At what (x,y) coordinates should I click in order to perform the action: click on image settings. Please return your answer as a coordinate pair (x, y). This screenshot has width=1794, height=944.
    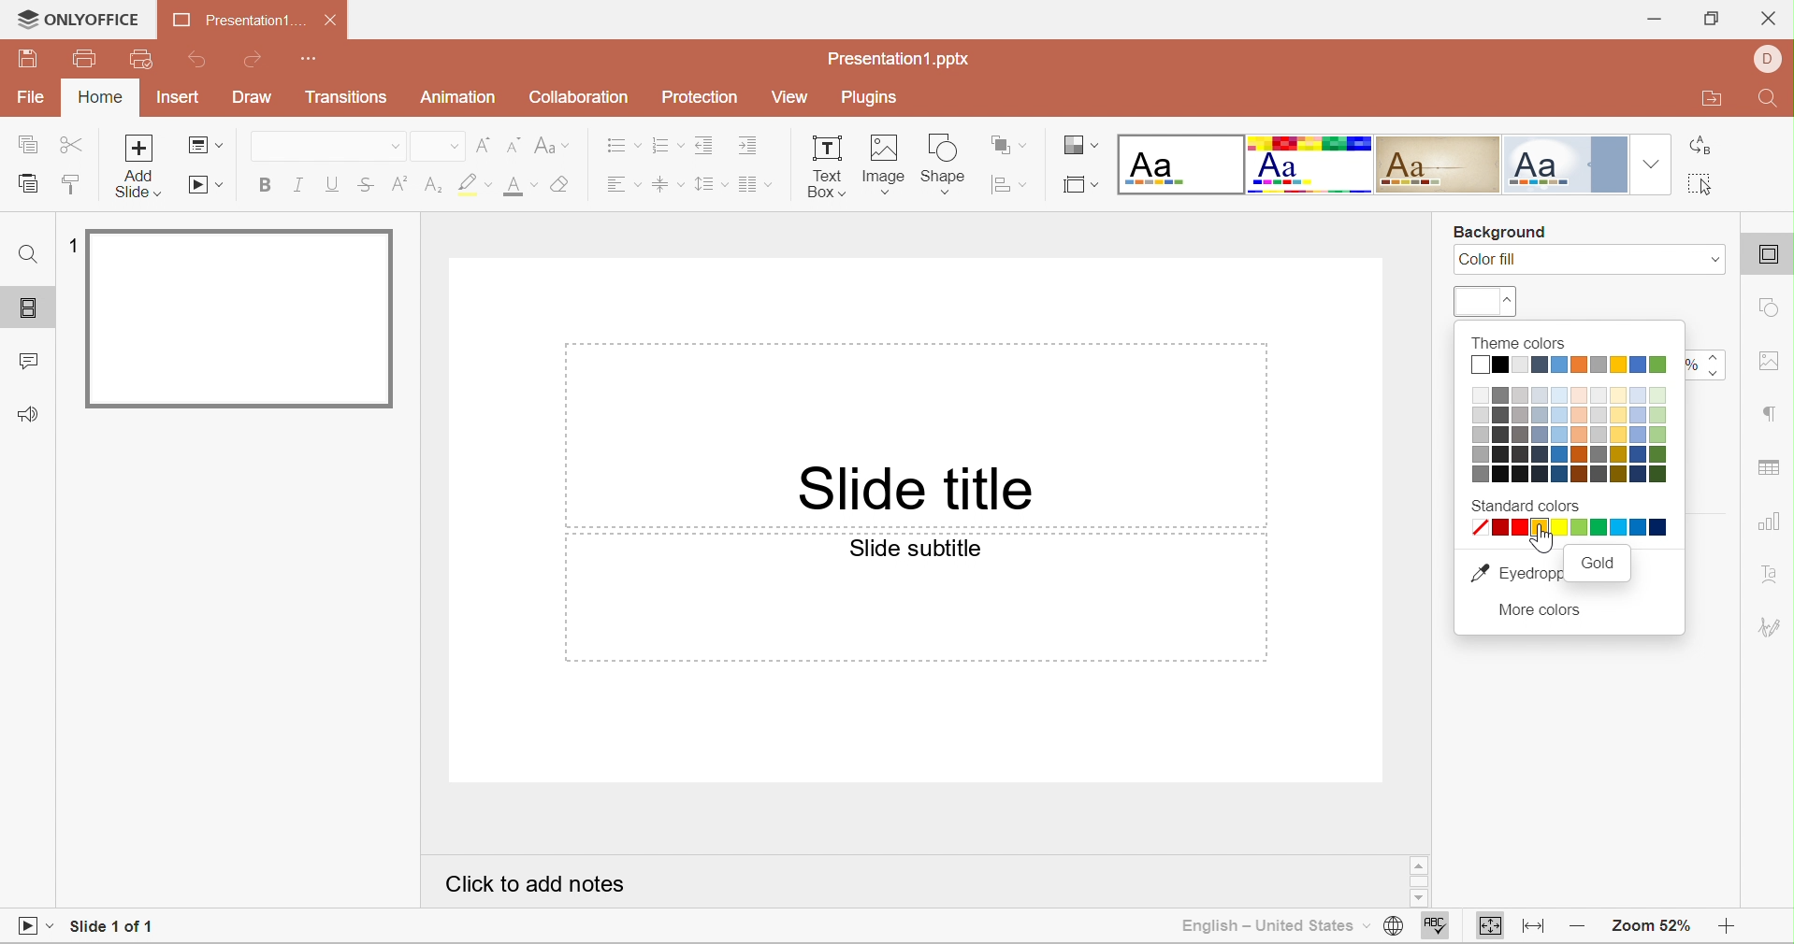
    Looking at the image, I should click on (1772, 362).